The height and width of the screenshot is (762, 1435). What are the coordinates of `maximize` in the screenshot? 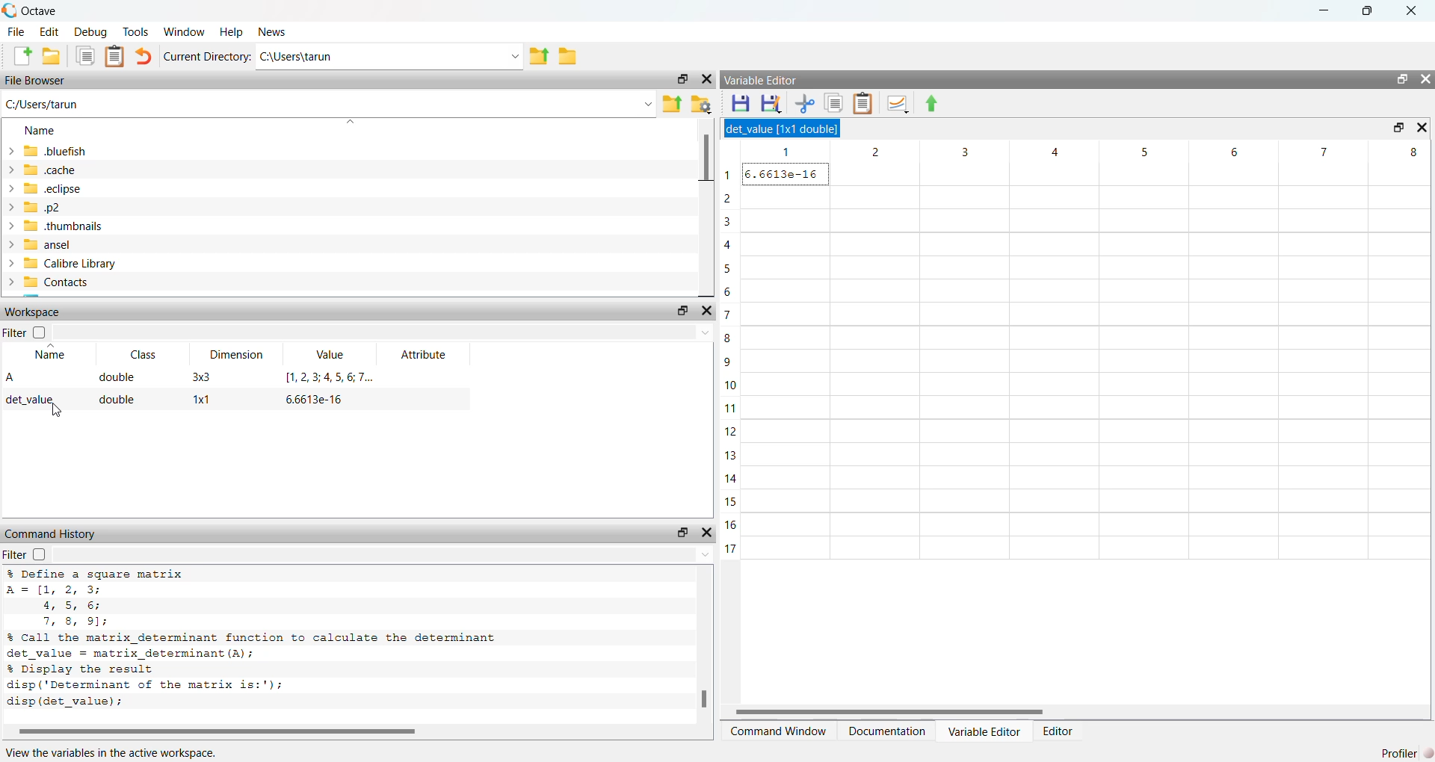 It's located at (680, 312).